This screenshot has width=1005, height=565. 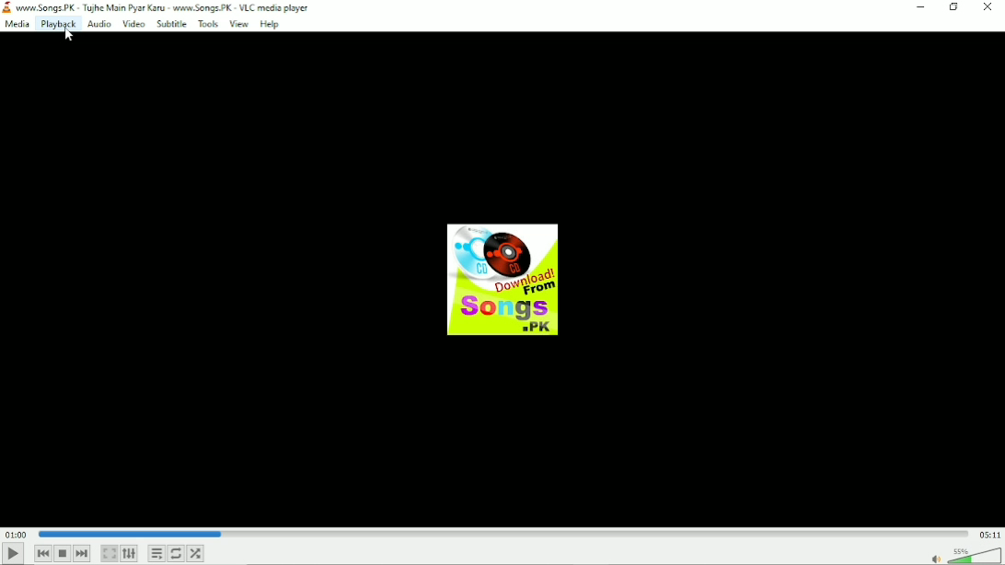 What do you see at coordinates (177, 554) in the screenshot?
I see `Toggle between loop all, loop one and no loop` at bounding box center [177, 554].